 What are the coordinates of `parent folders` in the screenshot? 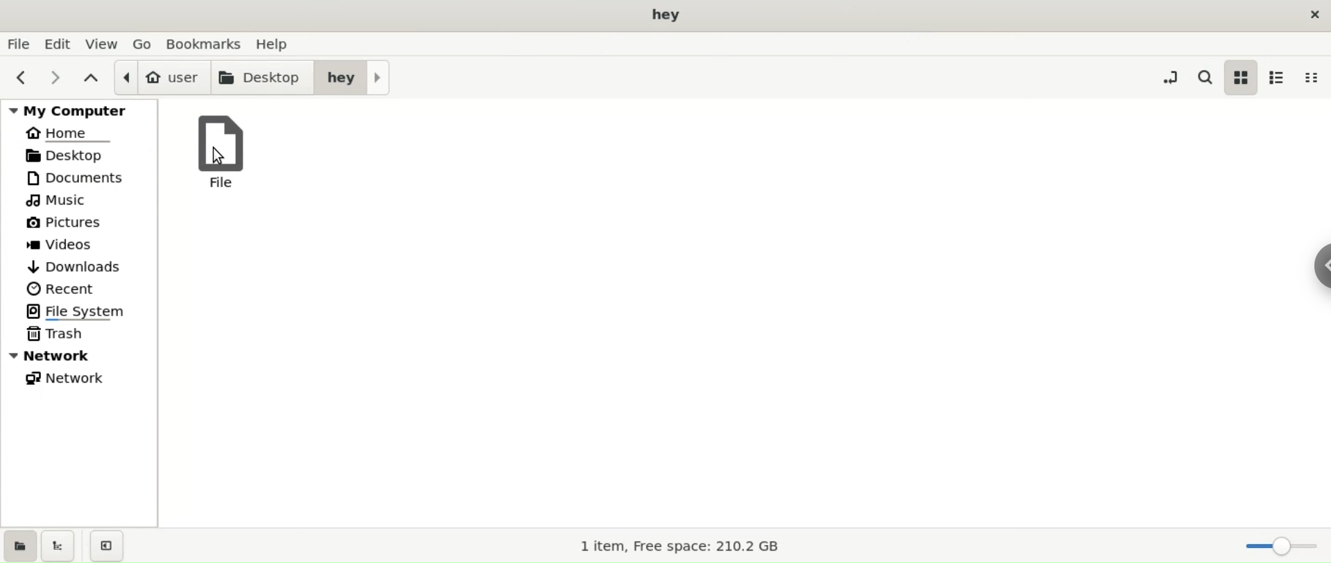 It's located at (92, 79).